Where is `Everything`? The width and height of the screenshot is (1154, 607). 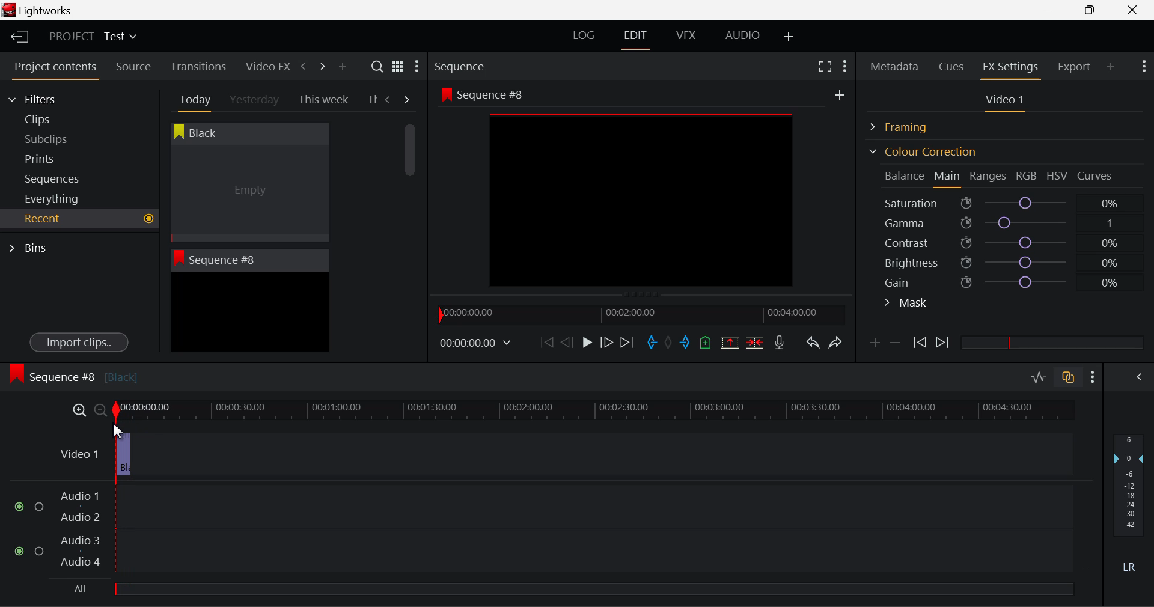 Everything is located at coordinates (53, 198).